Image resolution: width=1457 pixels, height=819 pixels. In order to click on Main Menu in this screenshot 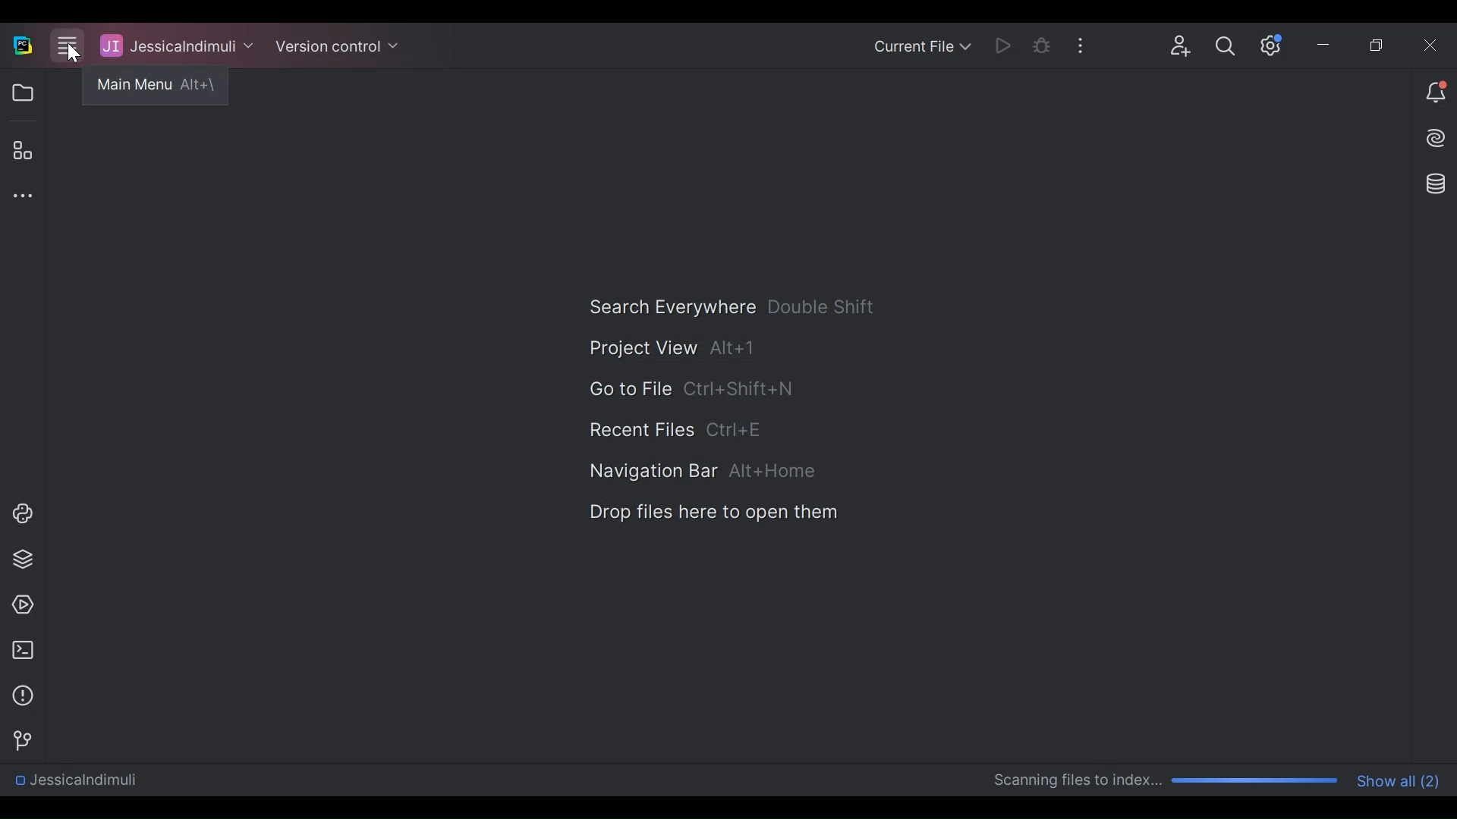, I will do `click(68, 45)`.